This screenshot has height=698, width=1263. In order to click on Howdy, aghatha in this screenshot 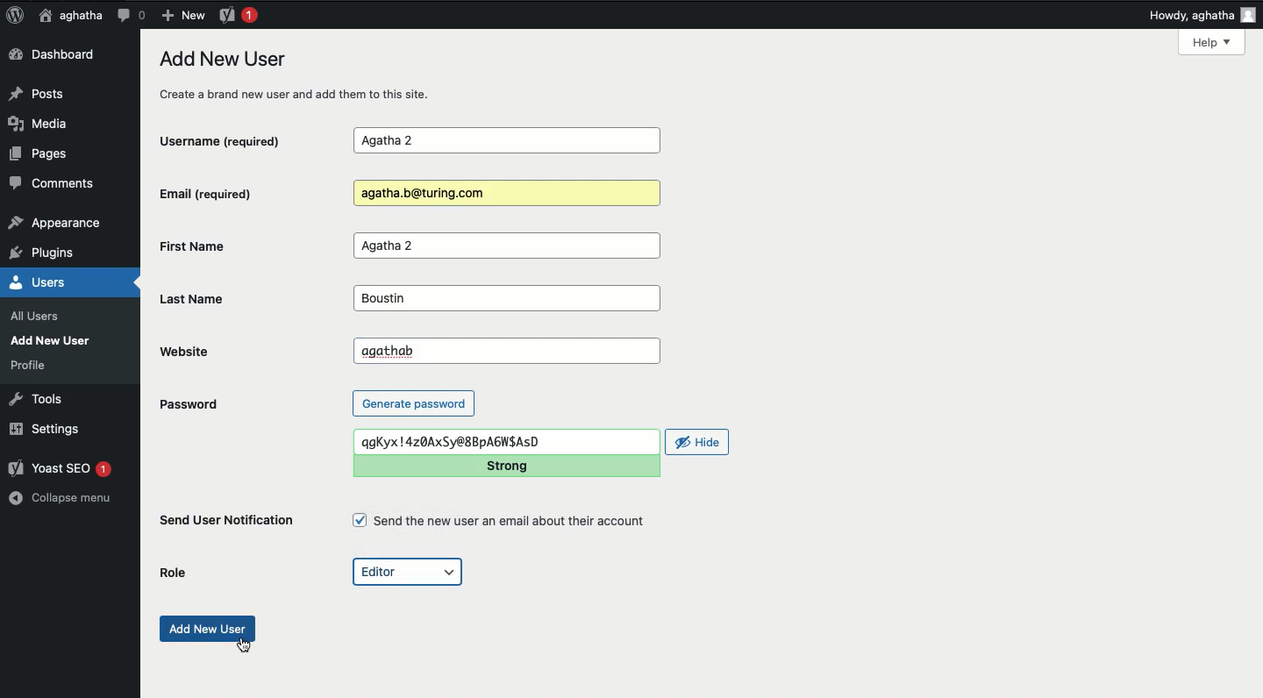, I will do `click(1202, 15)`.